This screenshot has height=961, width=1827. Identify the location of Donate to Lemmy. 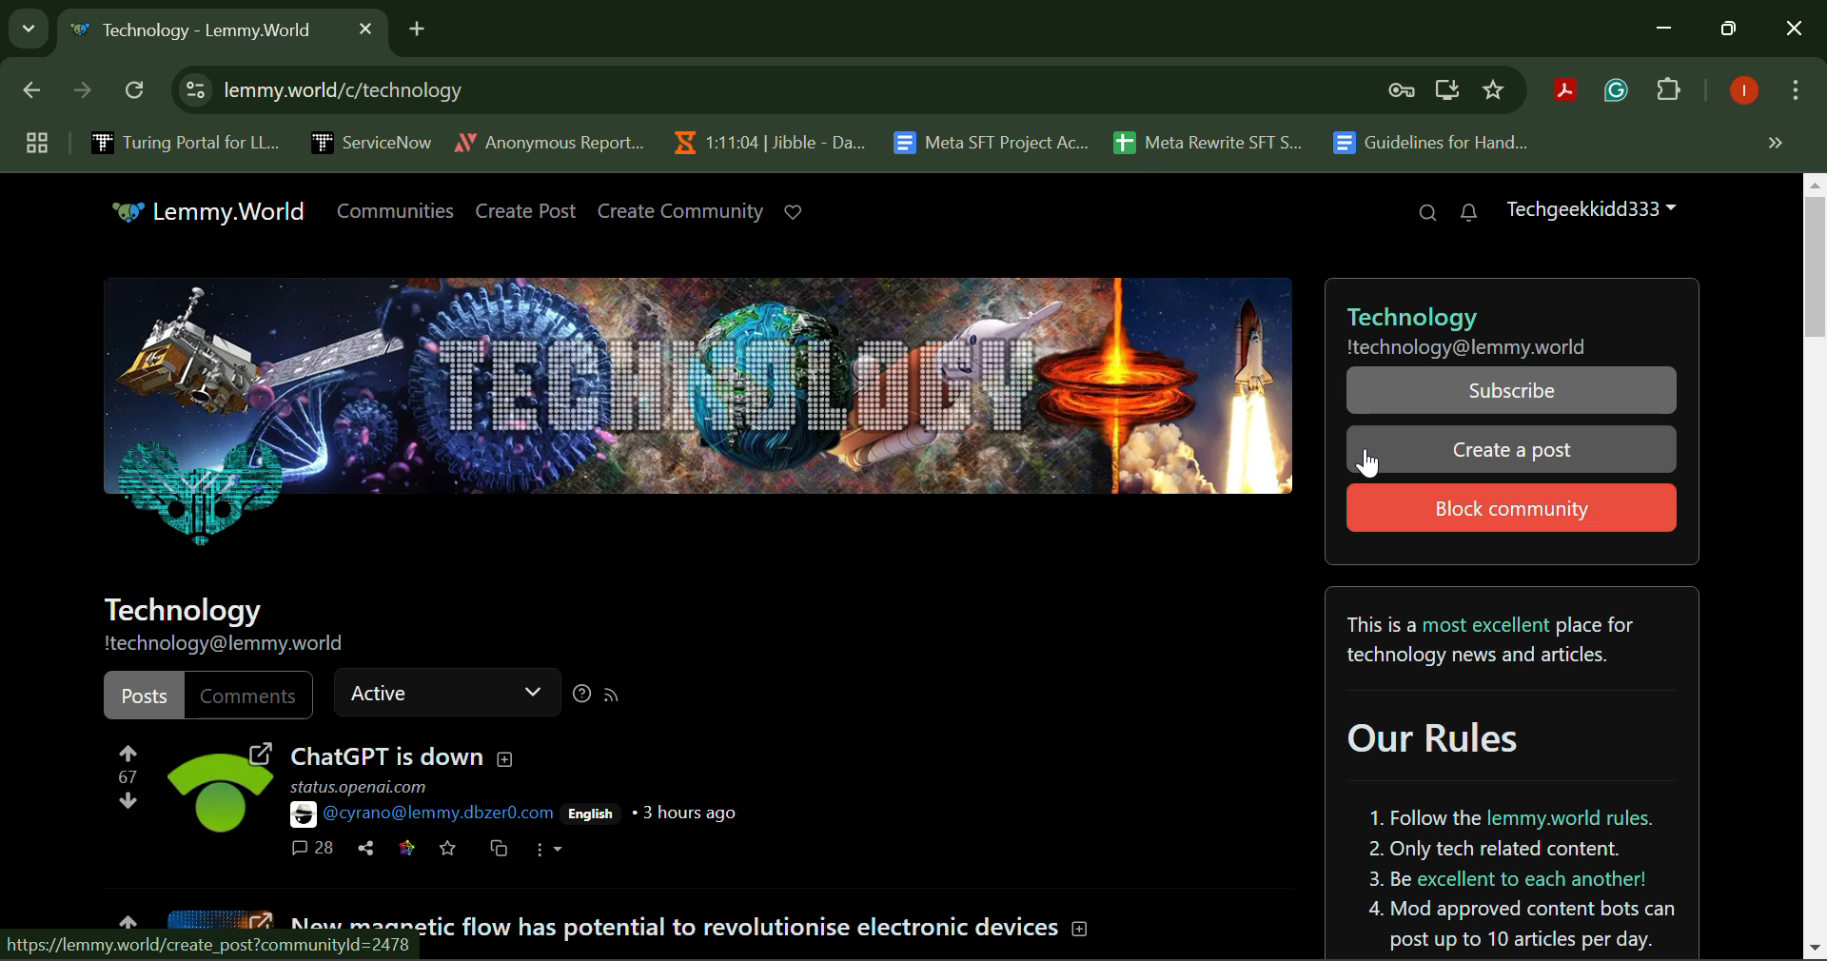
(796, 212).